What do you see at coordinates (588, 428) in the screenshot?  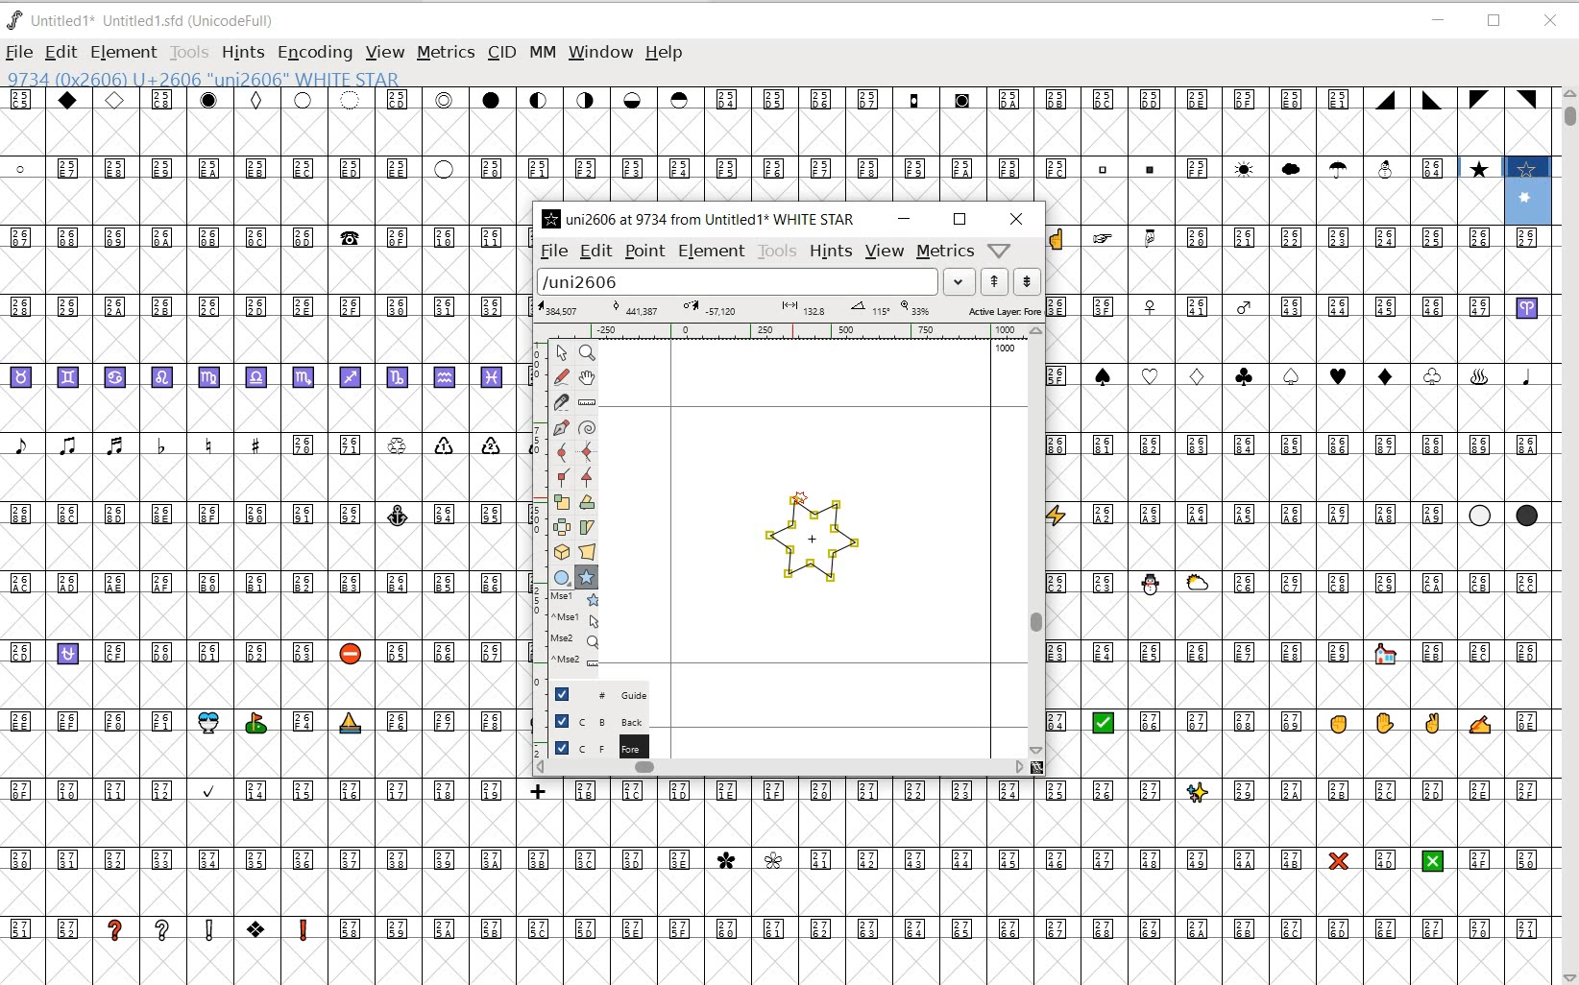 I see `SPIRO` at bounding box center [588, 428].